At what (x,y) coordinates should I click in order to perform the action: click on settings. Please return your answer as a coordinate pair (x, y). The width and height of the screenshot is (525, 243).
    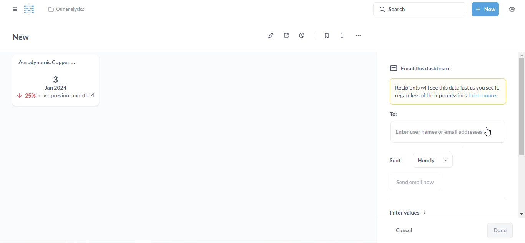
    Looking at the image, I should click on (512, 9).